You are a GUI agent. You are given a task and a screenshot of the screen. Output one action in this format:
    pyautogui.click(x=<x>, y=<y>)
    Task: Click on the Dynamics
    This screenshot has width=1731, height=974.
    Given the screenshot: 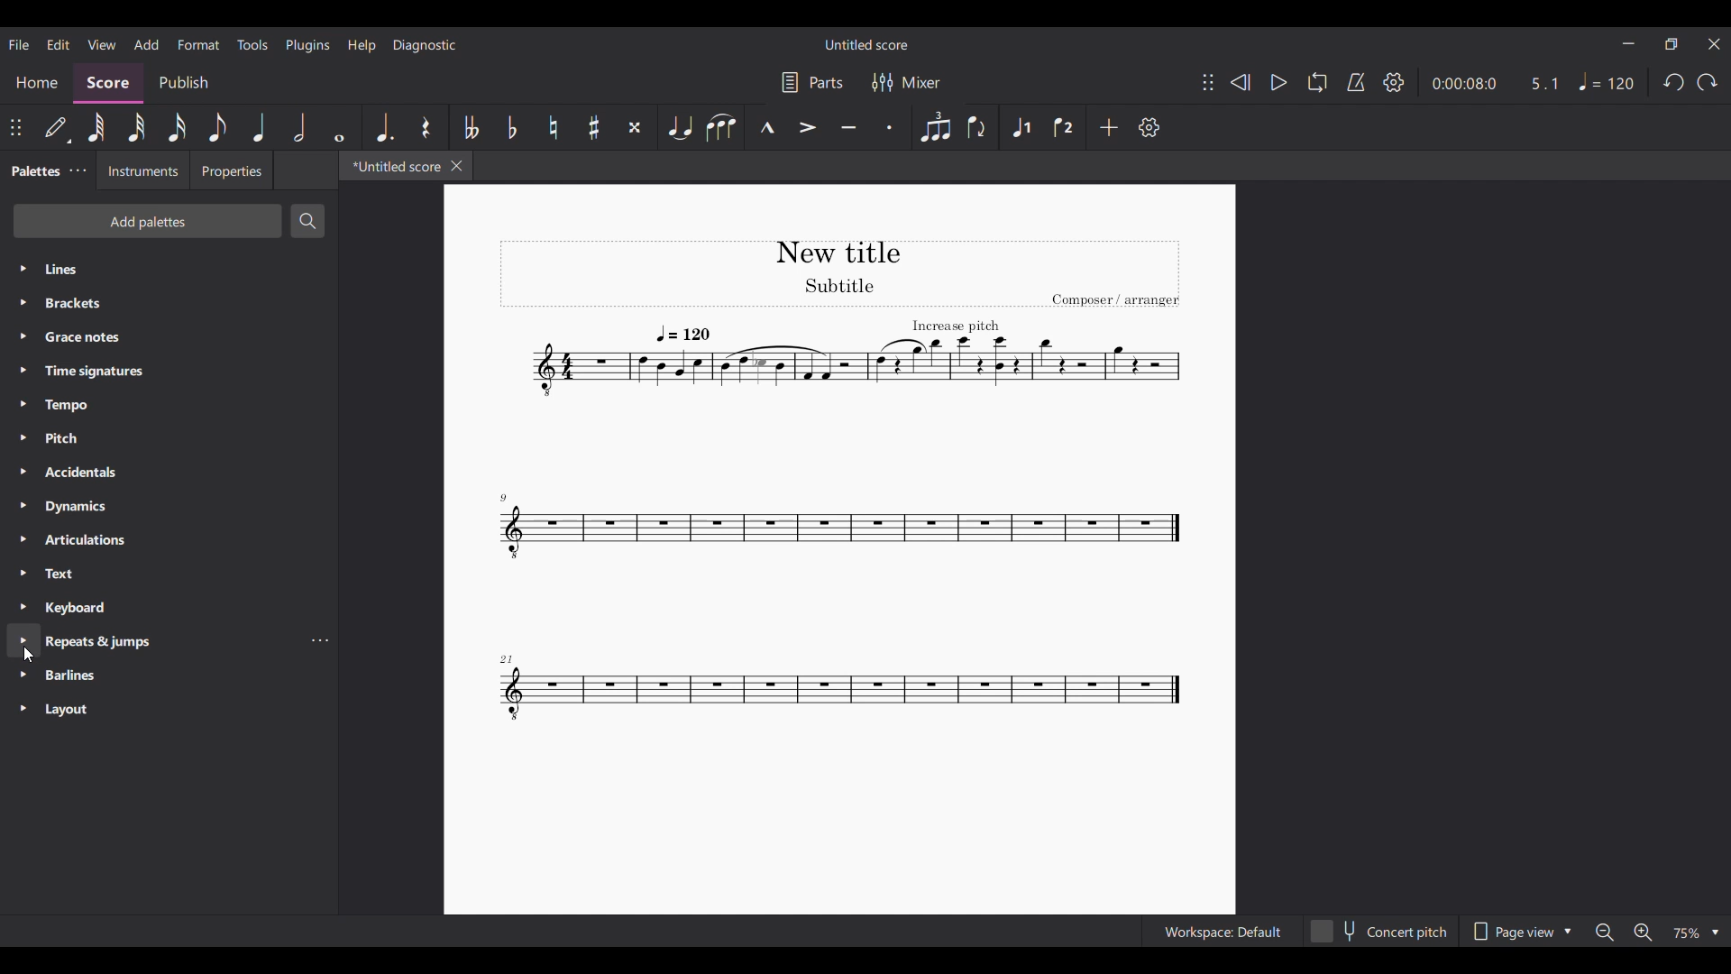 What is the action you would take?
    pyautogui.click(x=169, y=507)
    